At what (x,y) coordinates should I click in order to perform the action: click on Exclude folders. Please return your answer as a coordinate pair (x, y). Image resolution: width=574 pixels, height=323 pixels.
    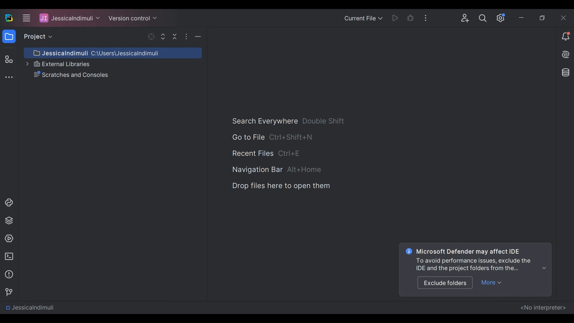
    Looking at the image, I should click on (445, 282).